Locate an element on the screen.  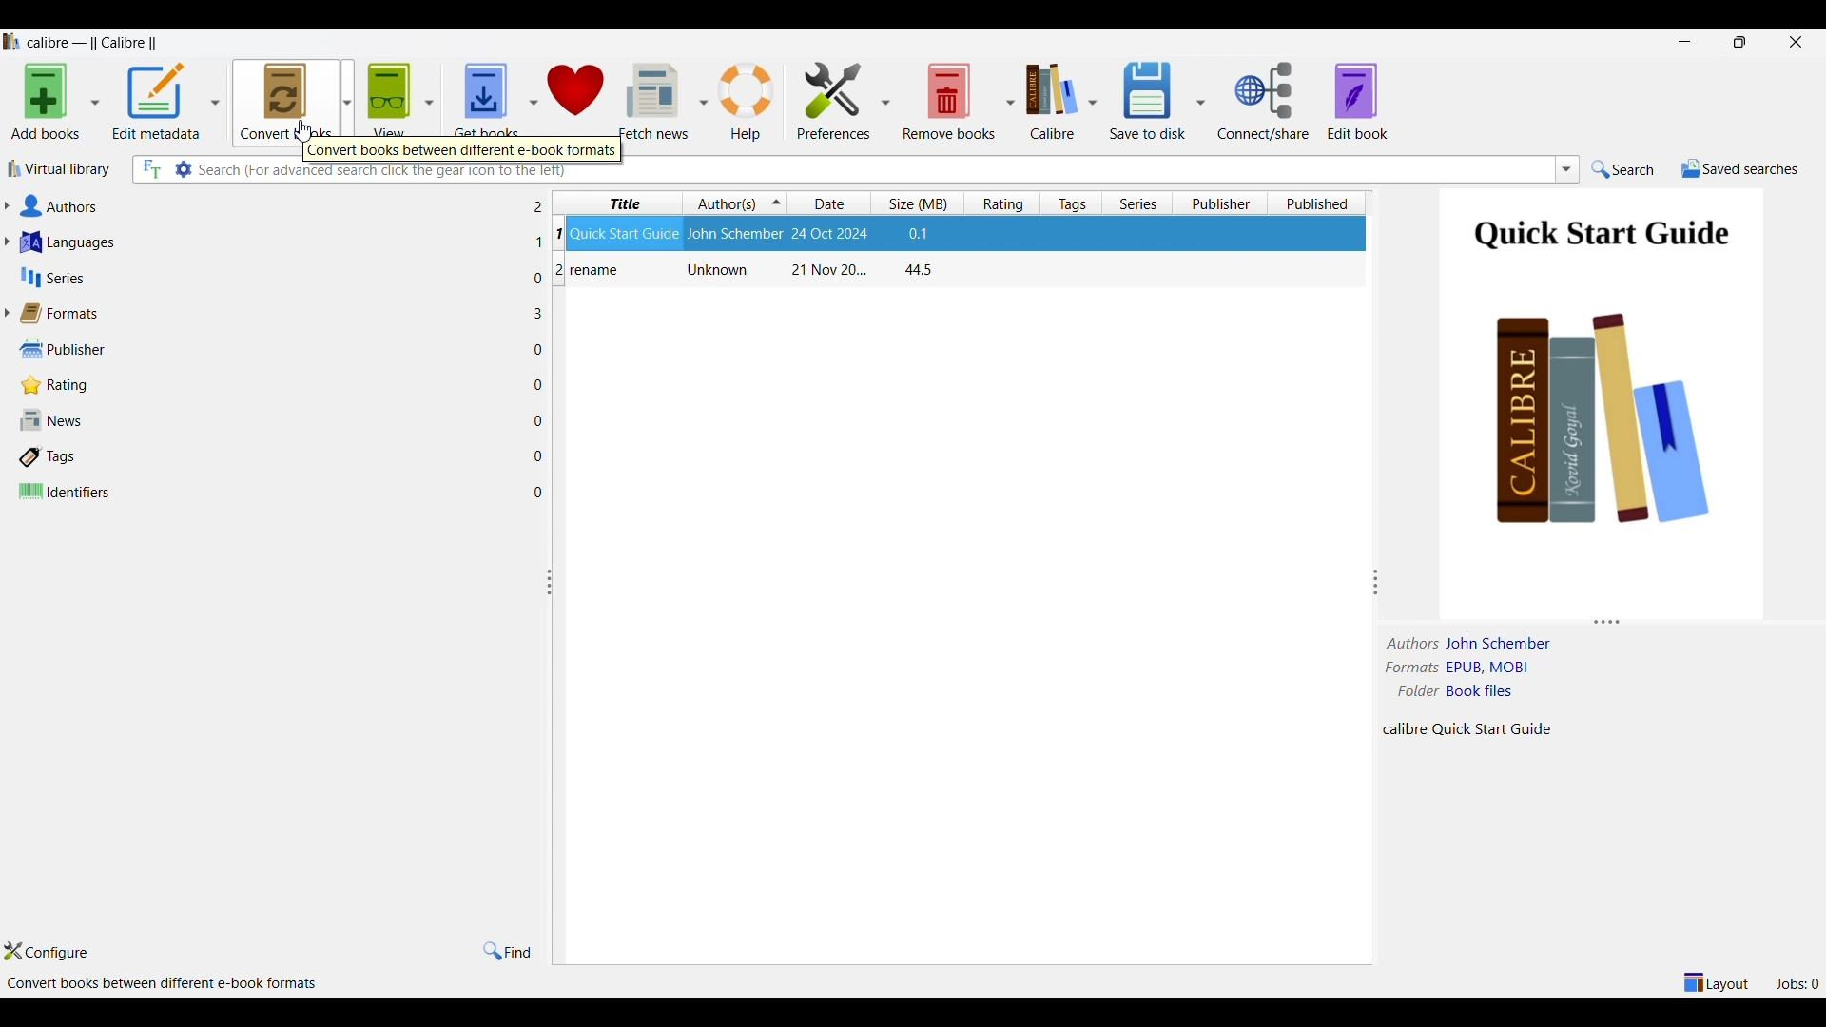
Published column is located at coordinates (1319, 203).